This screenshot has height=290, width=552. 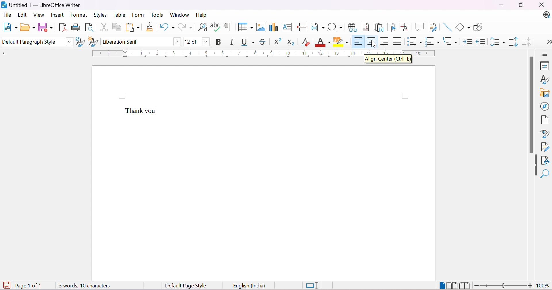 I want to click on Italic, so click(x=232, y=42).